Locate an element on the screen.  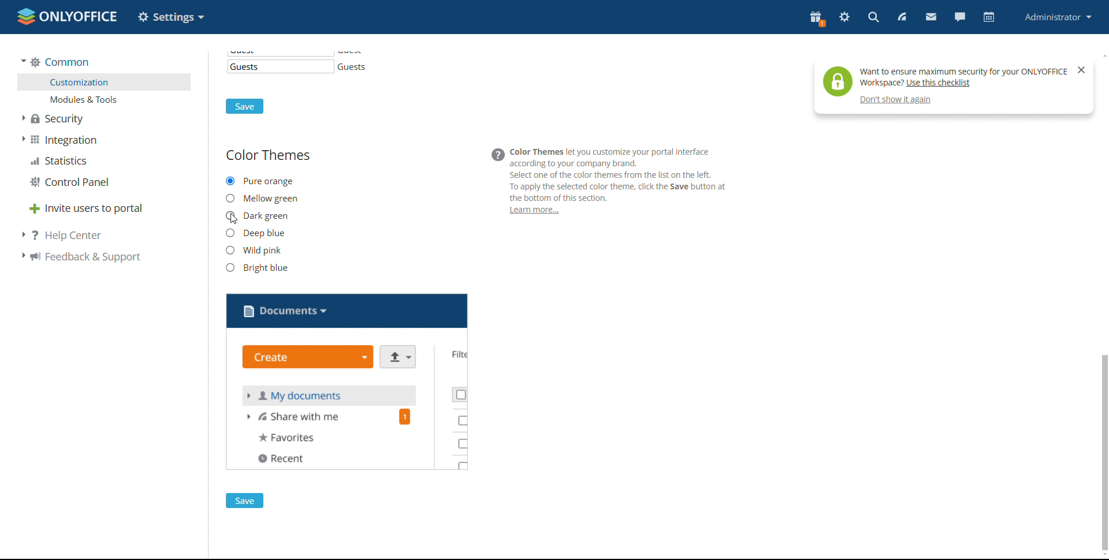
chat is located at coordinates (959, 17).